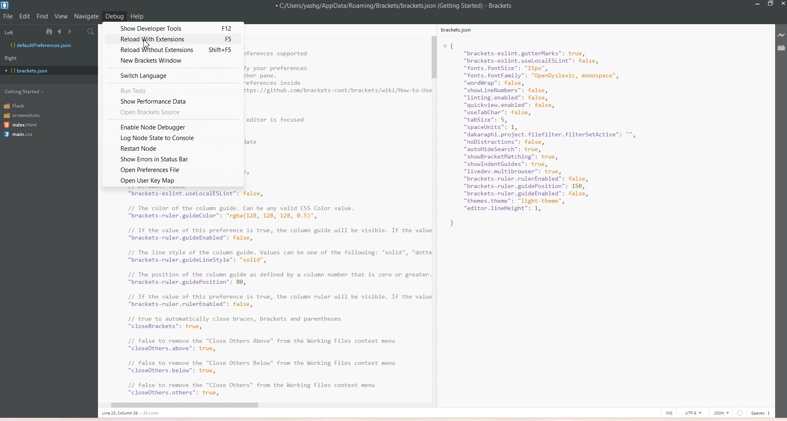 This screenshot has height=421, width=787. I want to click on Find, so click(43, 16).